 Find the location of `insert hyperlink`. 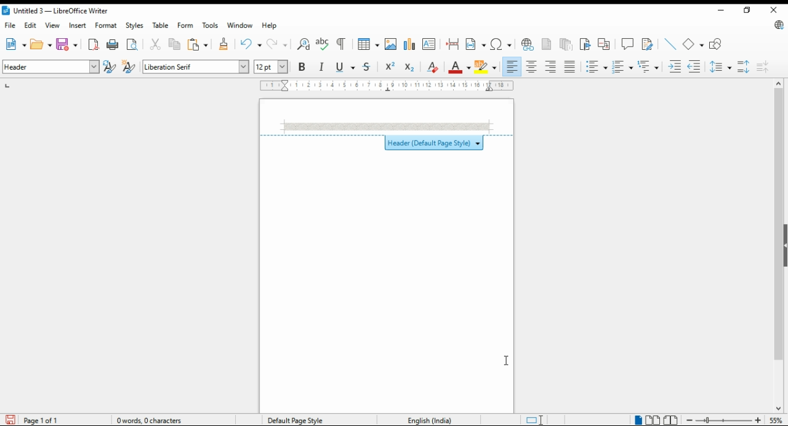

insert hyperlink is located at coordinates (528, 44).